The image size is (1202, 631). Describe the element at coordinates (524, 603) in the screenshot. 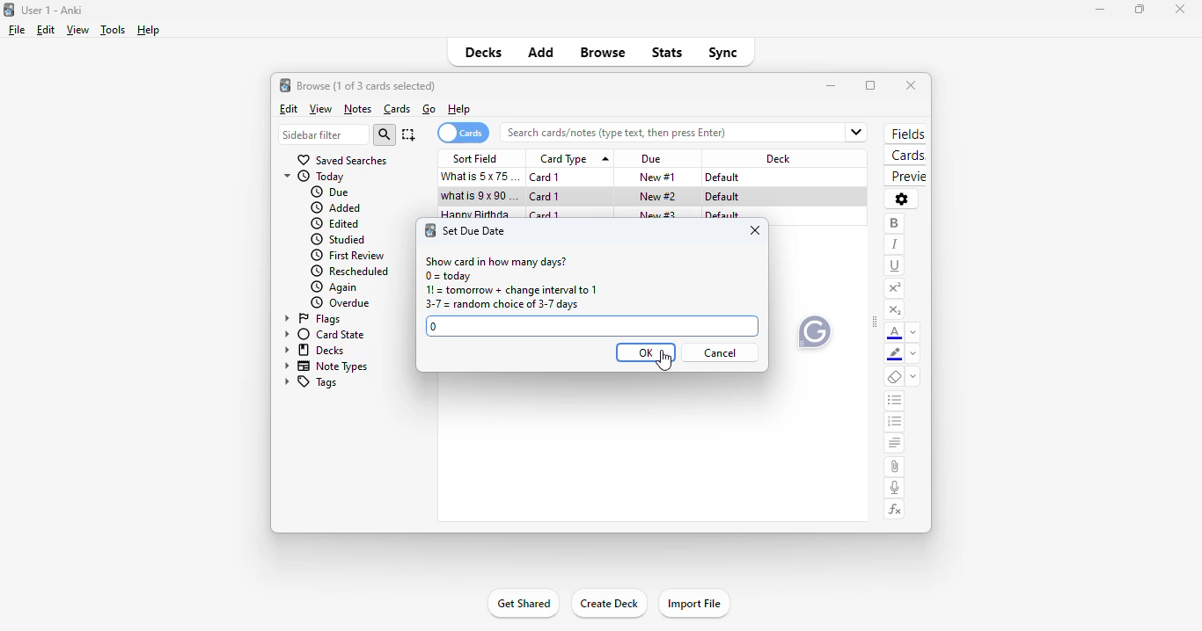

I see `get shared` at that location.